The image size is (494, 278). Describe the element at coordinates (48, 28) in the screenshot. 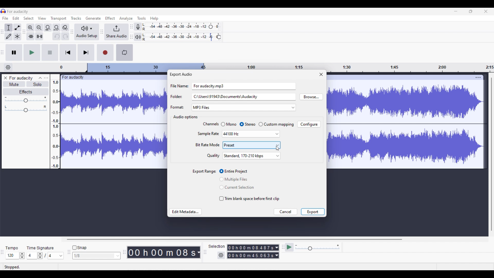

I see `Fit selection to width` at that location.